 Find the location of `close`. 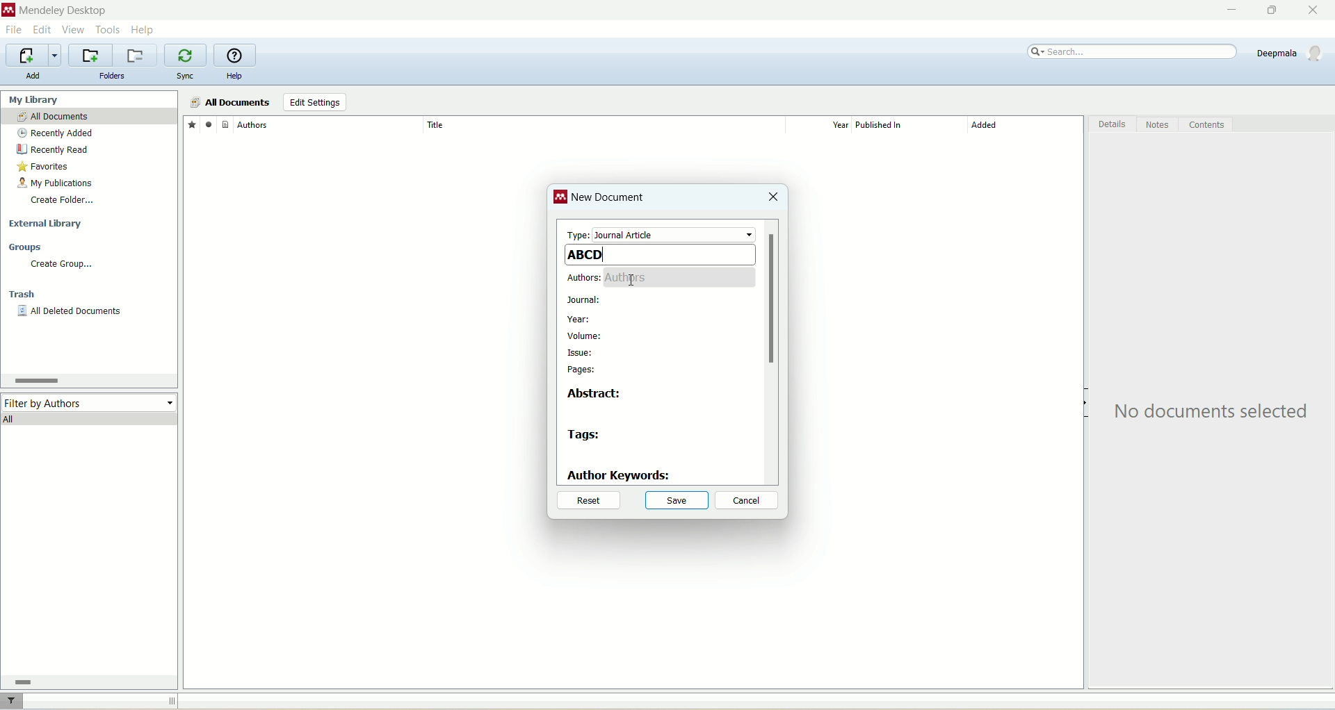

close is located at coordinates (772, 198).